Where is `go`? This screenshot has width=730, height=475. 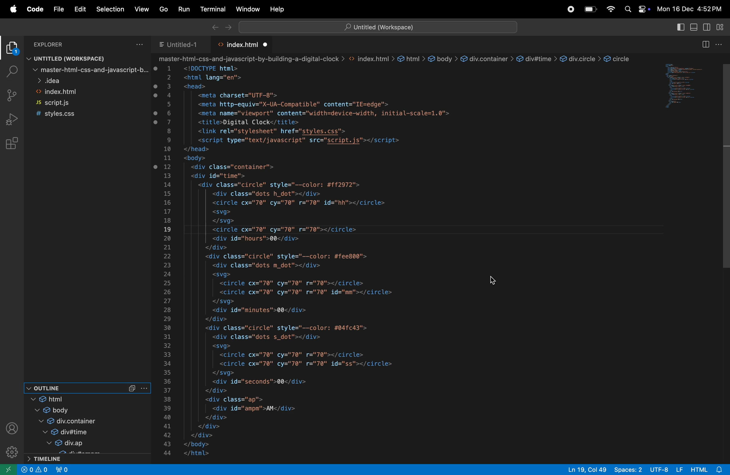 go is located at coordinates (163, 10).